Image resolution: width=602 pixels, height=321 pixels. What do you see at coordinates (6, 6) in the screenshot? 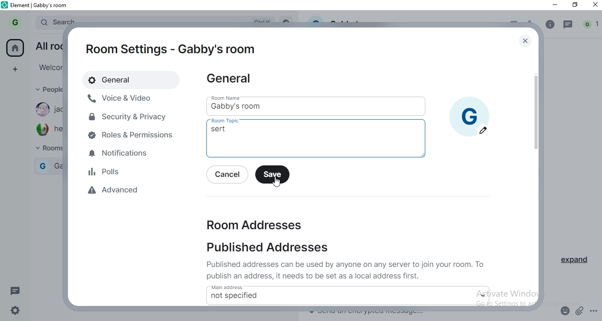
I see `element logo` at bounding box center [6, 6].